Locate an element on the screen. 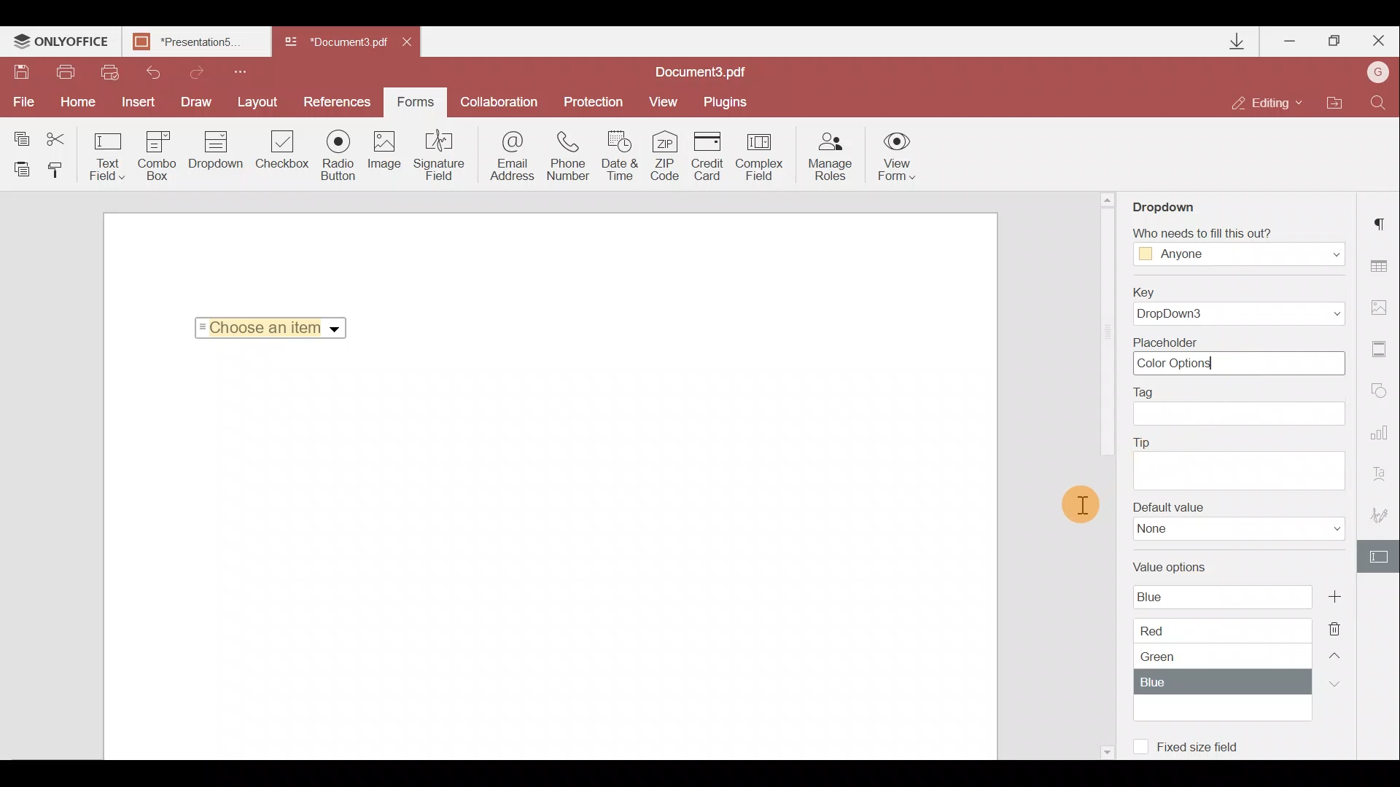  Add is located at coordinates (1334, 596).